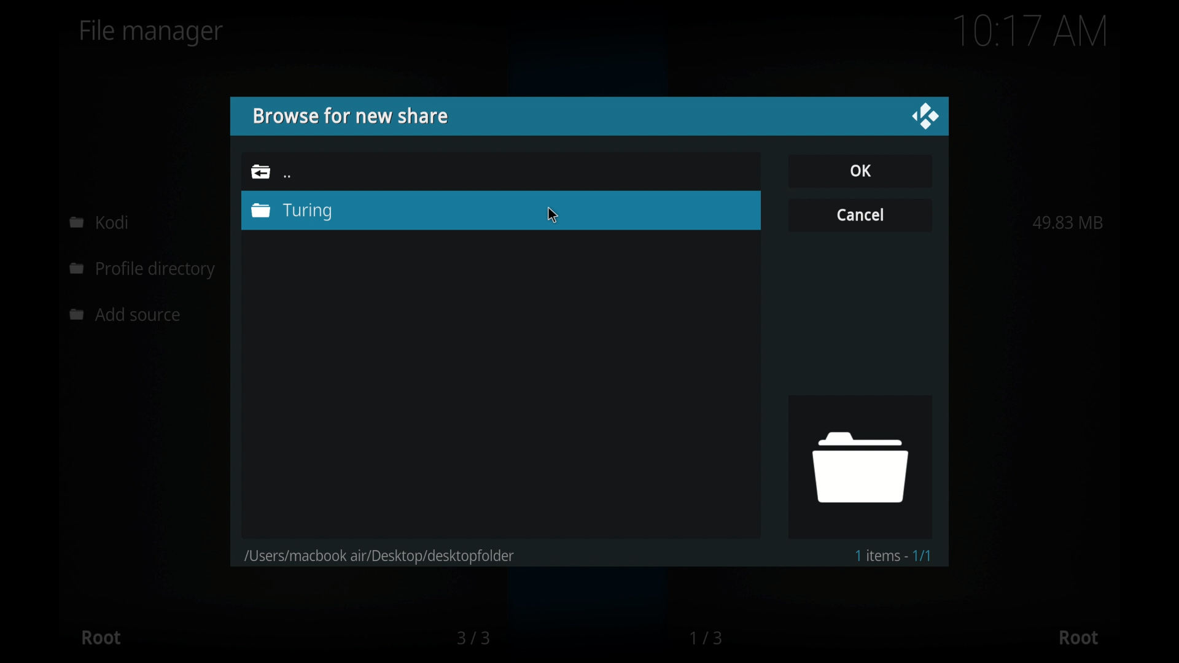 The image size is (1179, 663). I want to click on profile directory, so click(145, 271).